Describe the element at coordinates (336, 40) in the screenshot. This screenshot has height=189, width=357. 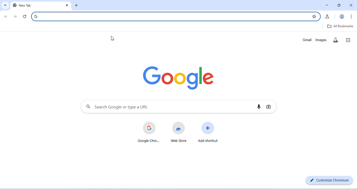
I see `search labs` at that location.